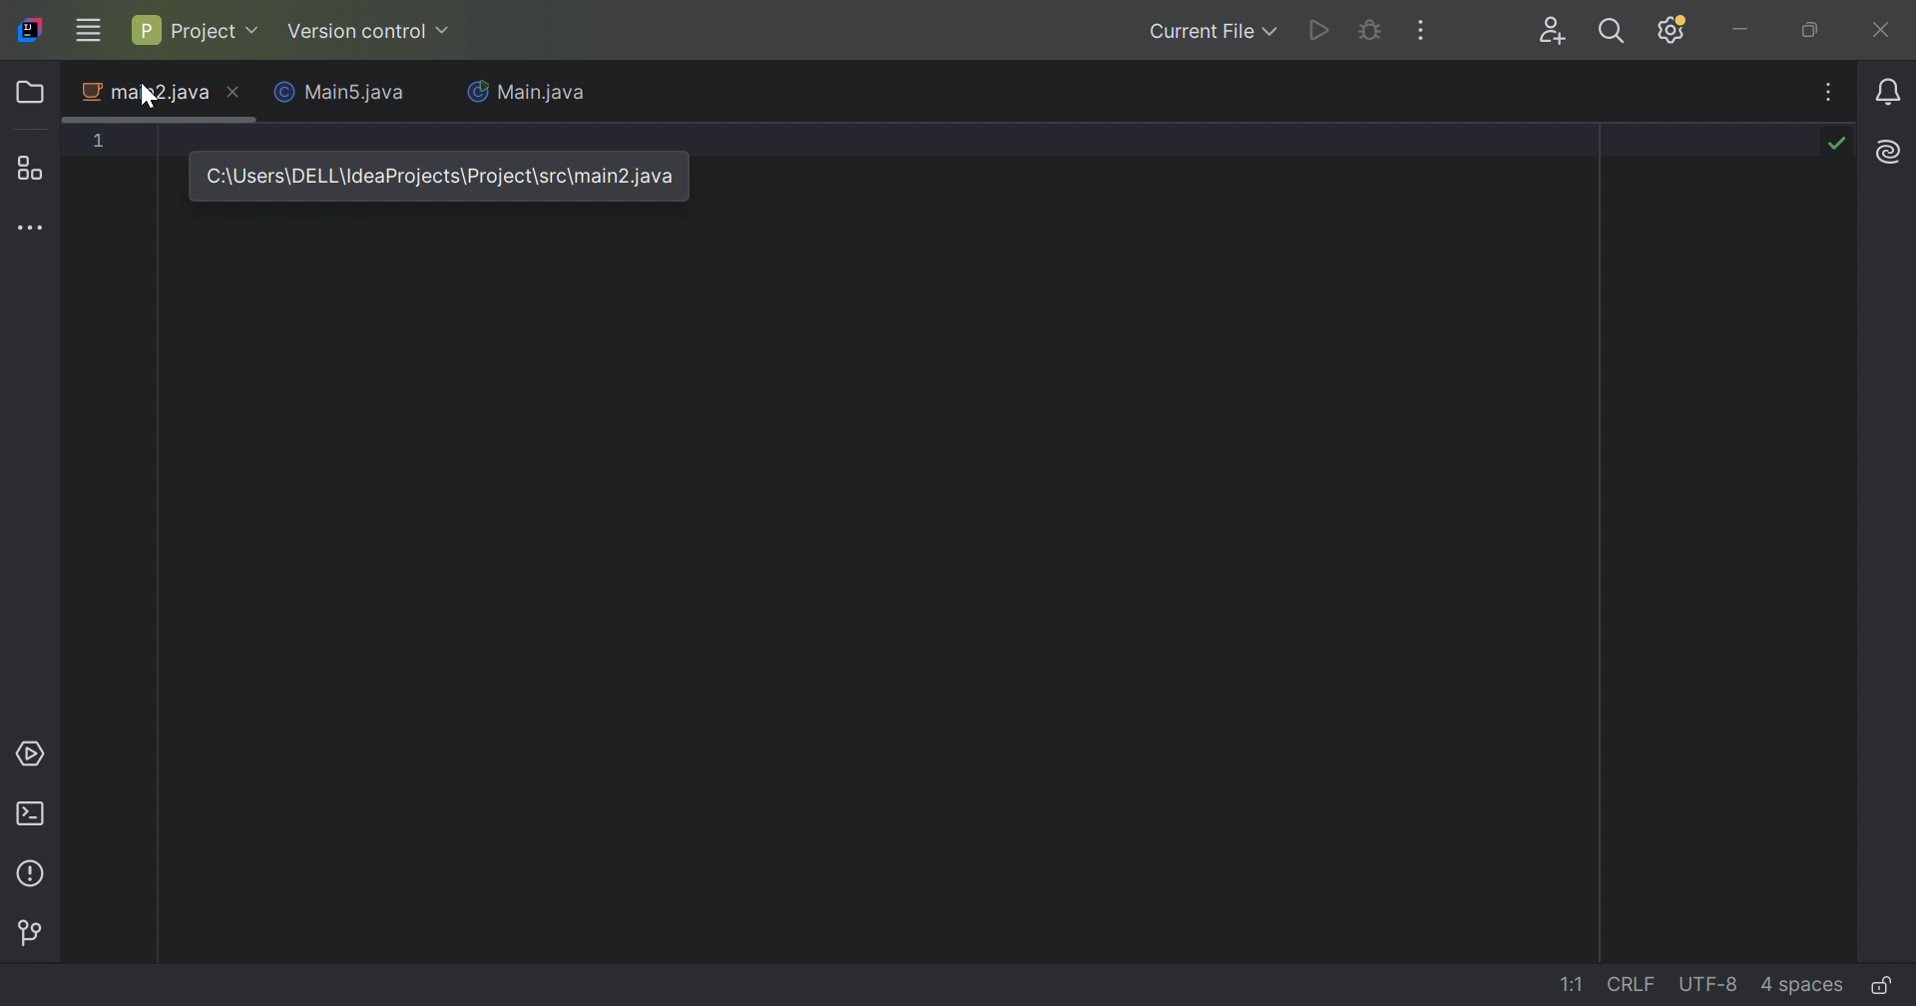 The image size is (1916, 1006). I want to click on Notifications, so click(1892, 93).